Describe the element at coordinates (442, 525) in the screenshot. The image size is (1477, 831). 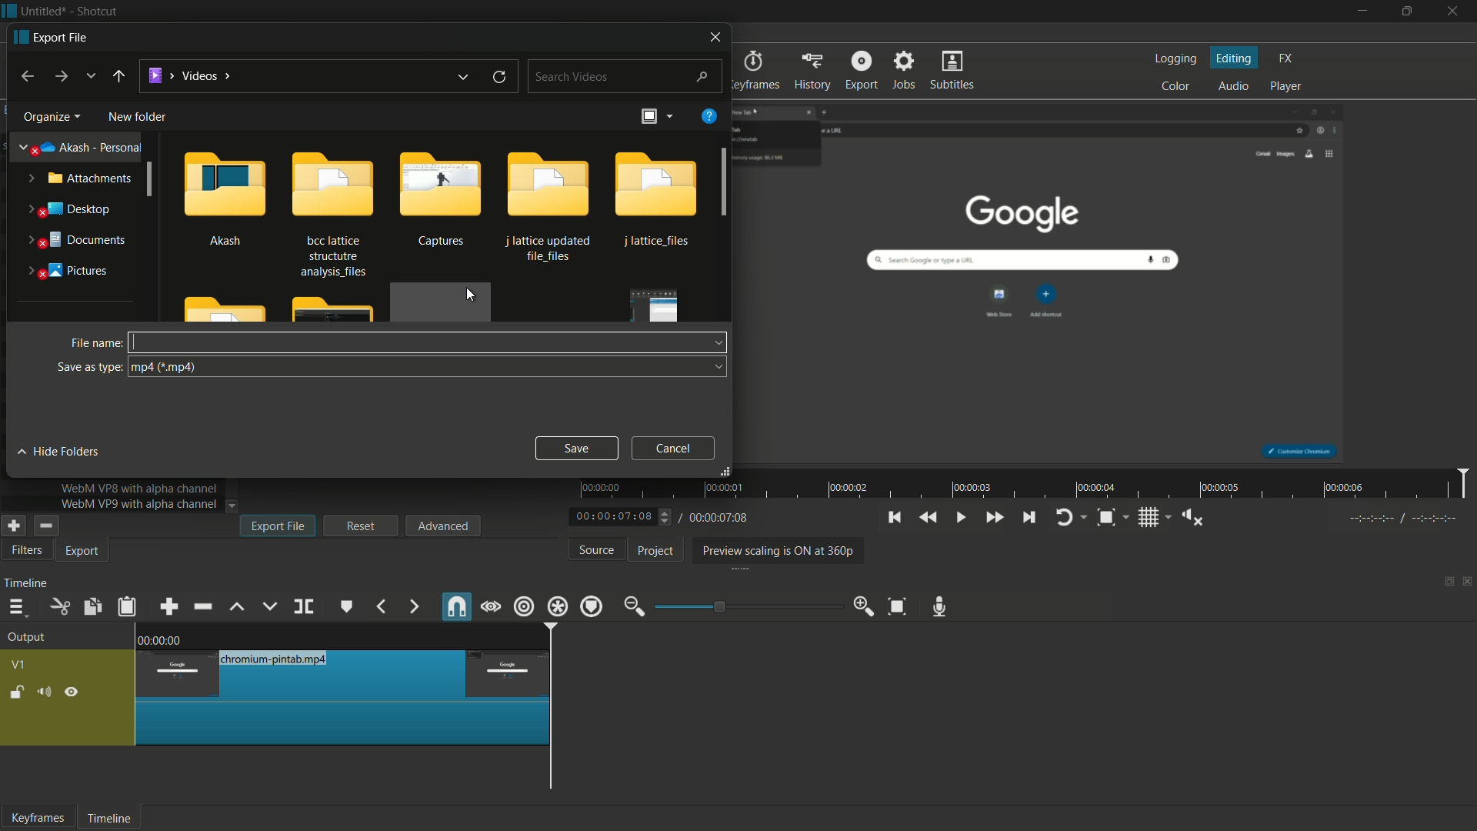
I see `advanced` at that location.